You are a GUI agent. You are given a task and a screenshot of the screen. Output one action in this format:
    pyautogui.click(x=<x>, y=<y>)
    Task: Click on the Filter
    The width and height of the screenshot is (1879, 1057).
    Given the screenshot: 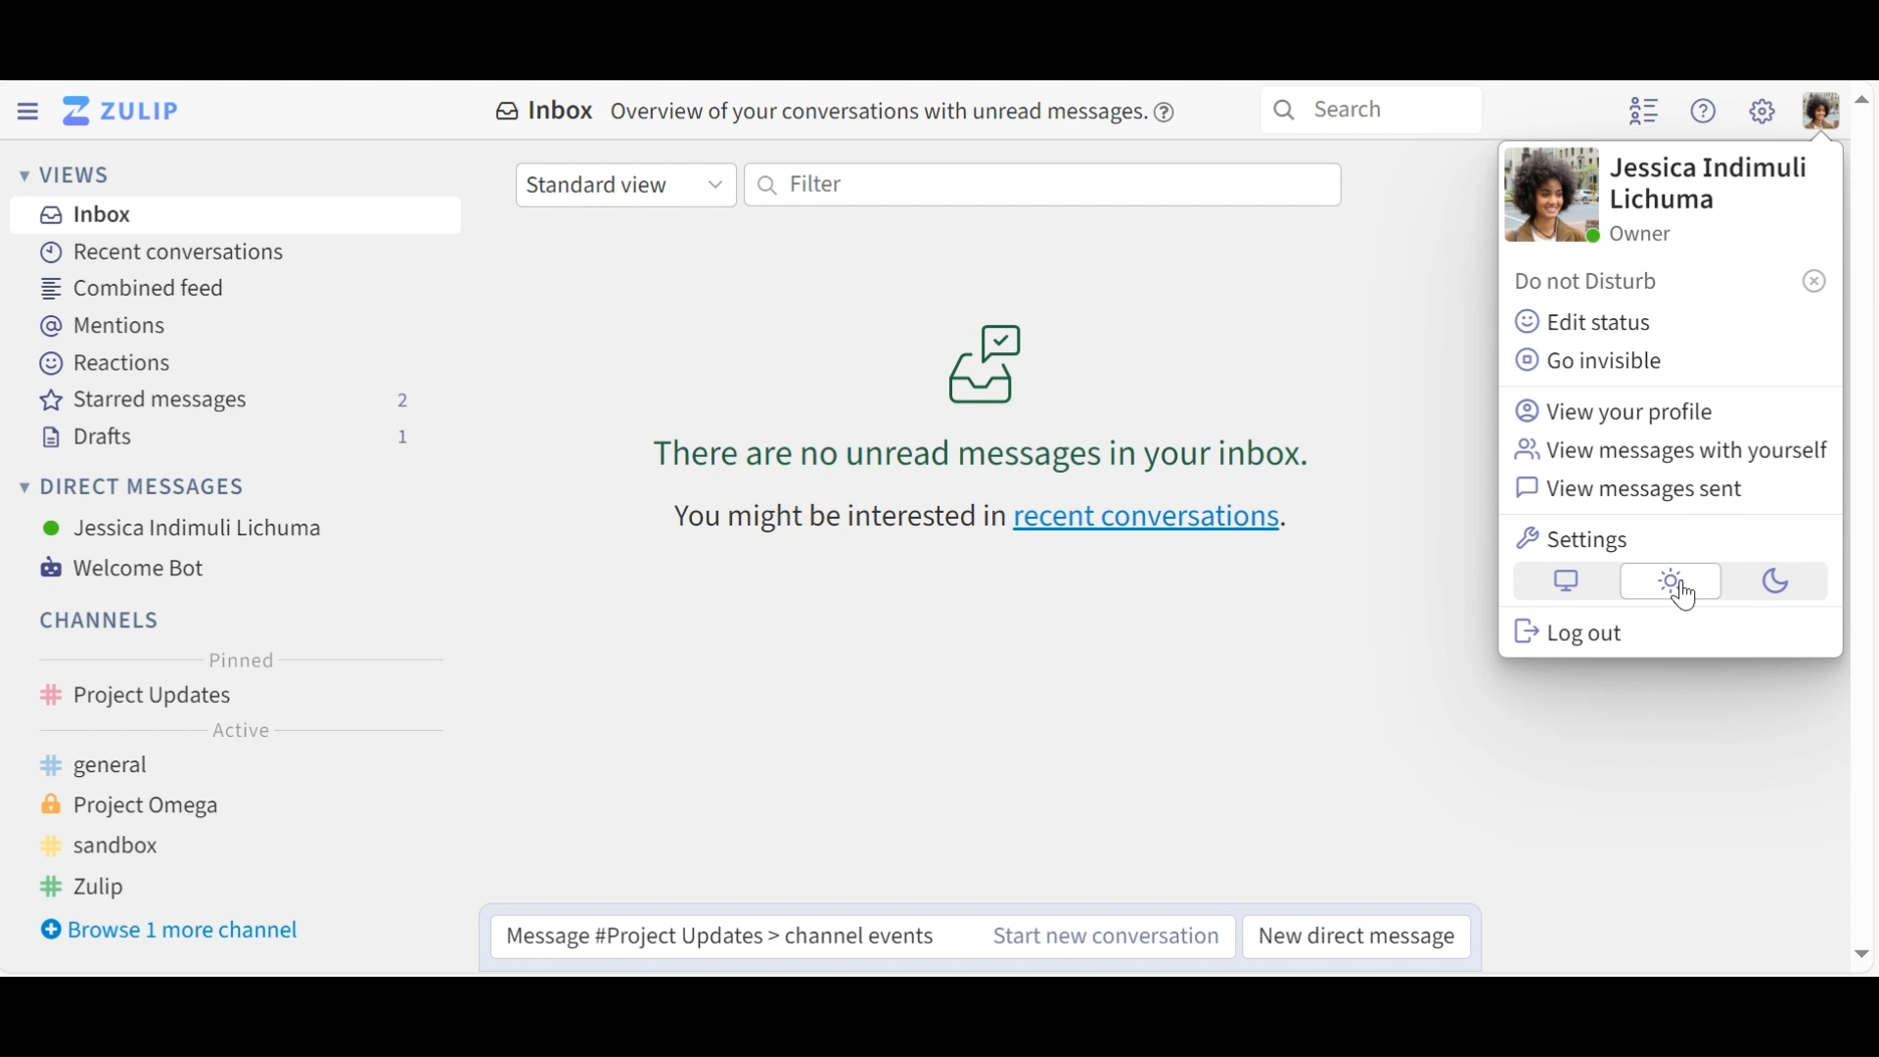 What is the action you would take?
    pyautogui.click(x=1041, y=185)
    